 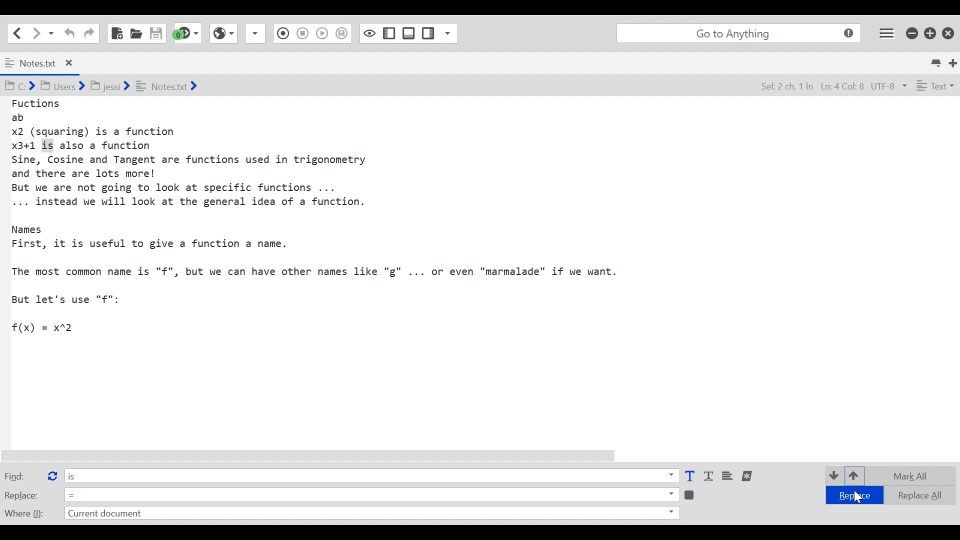 What do you see at coordinates (68, 33) in the screenshot?
I see `Undo` at bounding box center [68, 33].